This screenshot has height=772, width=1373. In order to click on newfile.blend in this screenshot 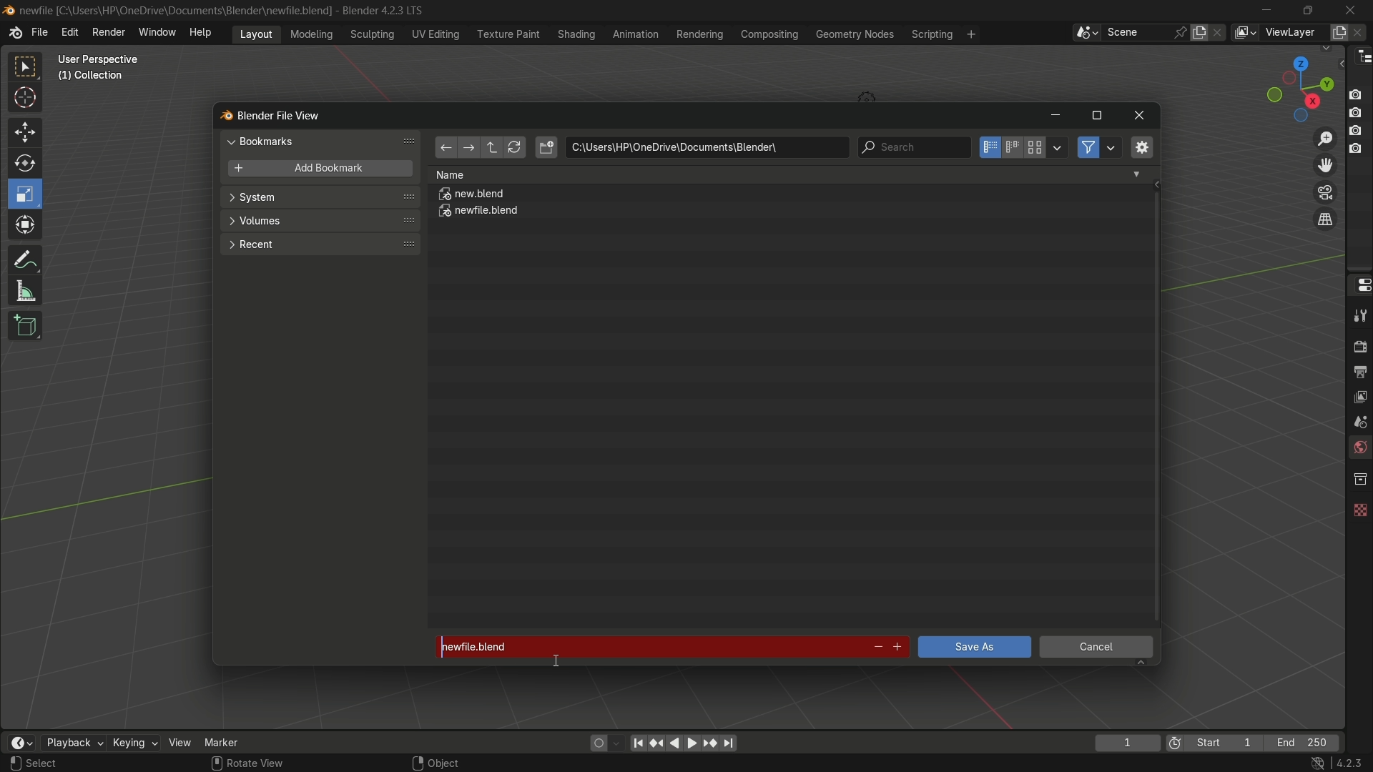, I will do `click(645, 647)`.